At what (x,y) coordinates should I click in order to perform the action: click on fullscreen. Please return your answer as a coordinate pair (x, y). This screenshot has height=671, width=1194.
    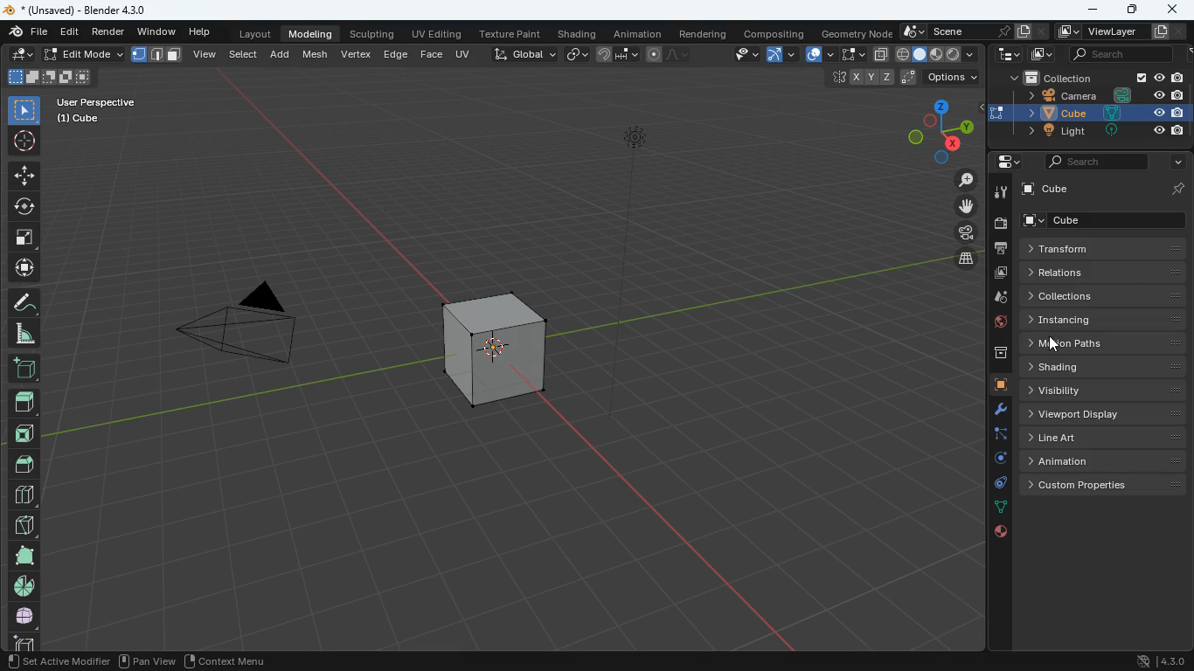
    Looking at the image, I should click on (851, 53).